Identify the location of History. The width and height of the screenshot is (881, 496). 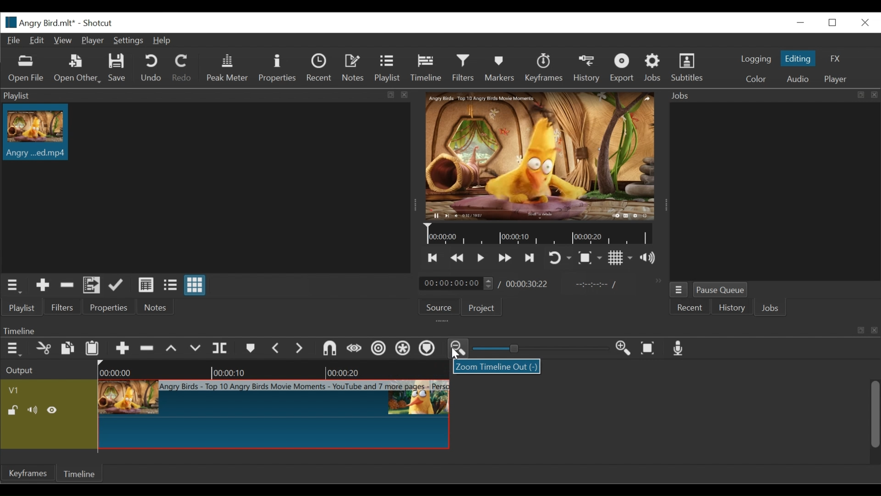
(587, 68).